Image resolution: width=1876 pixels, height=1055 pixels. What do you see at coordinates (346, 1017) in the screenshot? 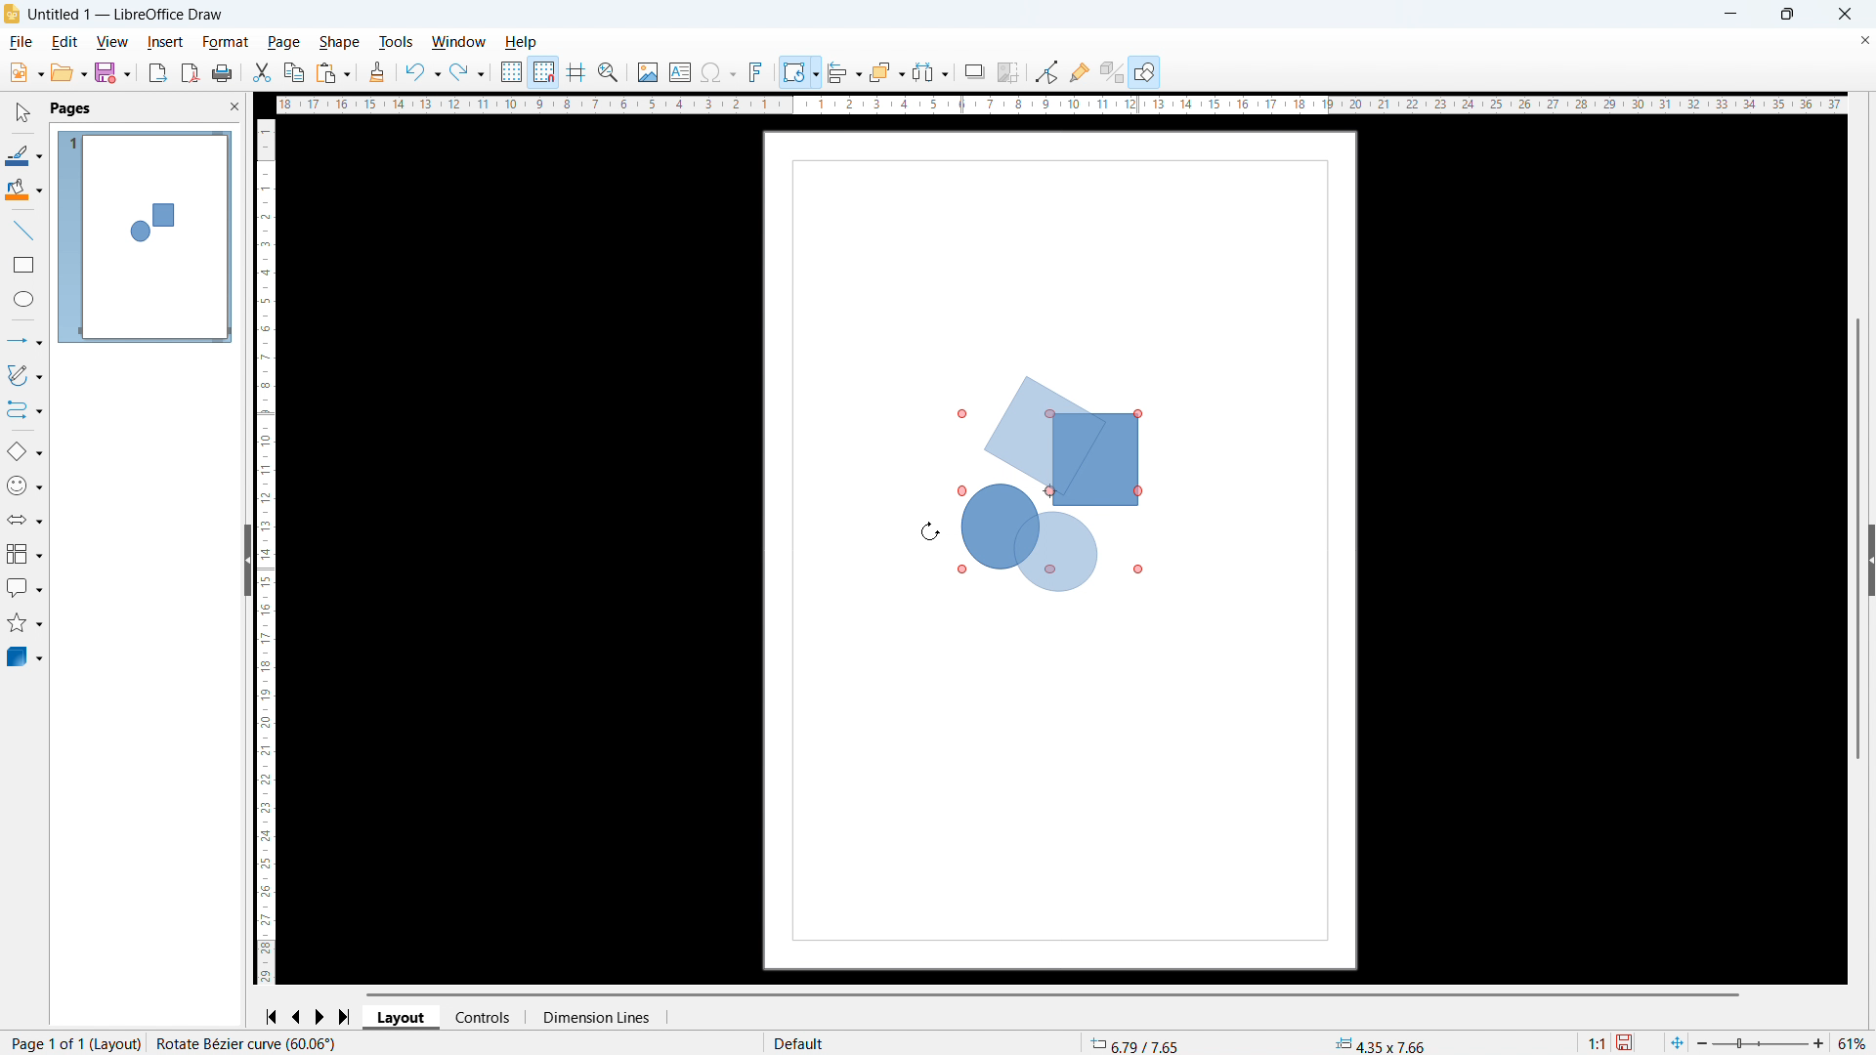
I see `Go to last page ` at bounding box center [346, 1017].